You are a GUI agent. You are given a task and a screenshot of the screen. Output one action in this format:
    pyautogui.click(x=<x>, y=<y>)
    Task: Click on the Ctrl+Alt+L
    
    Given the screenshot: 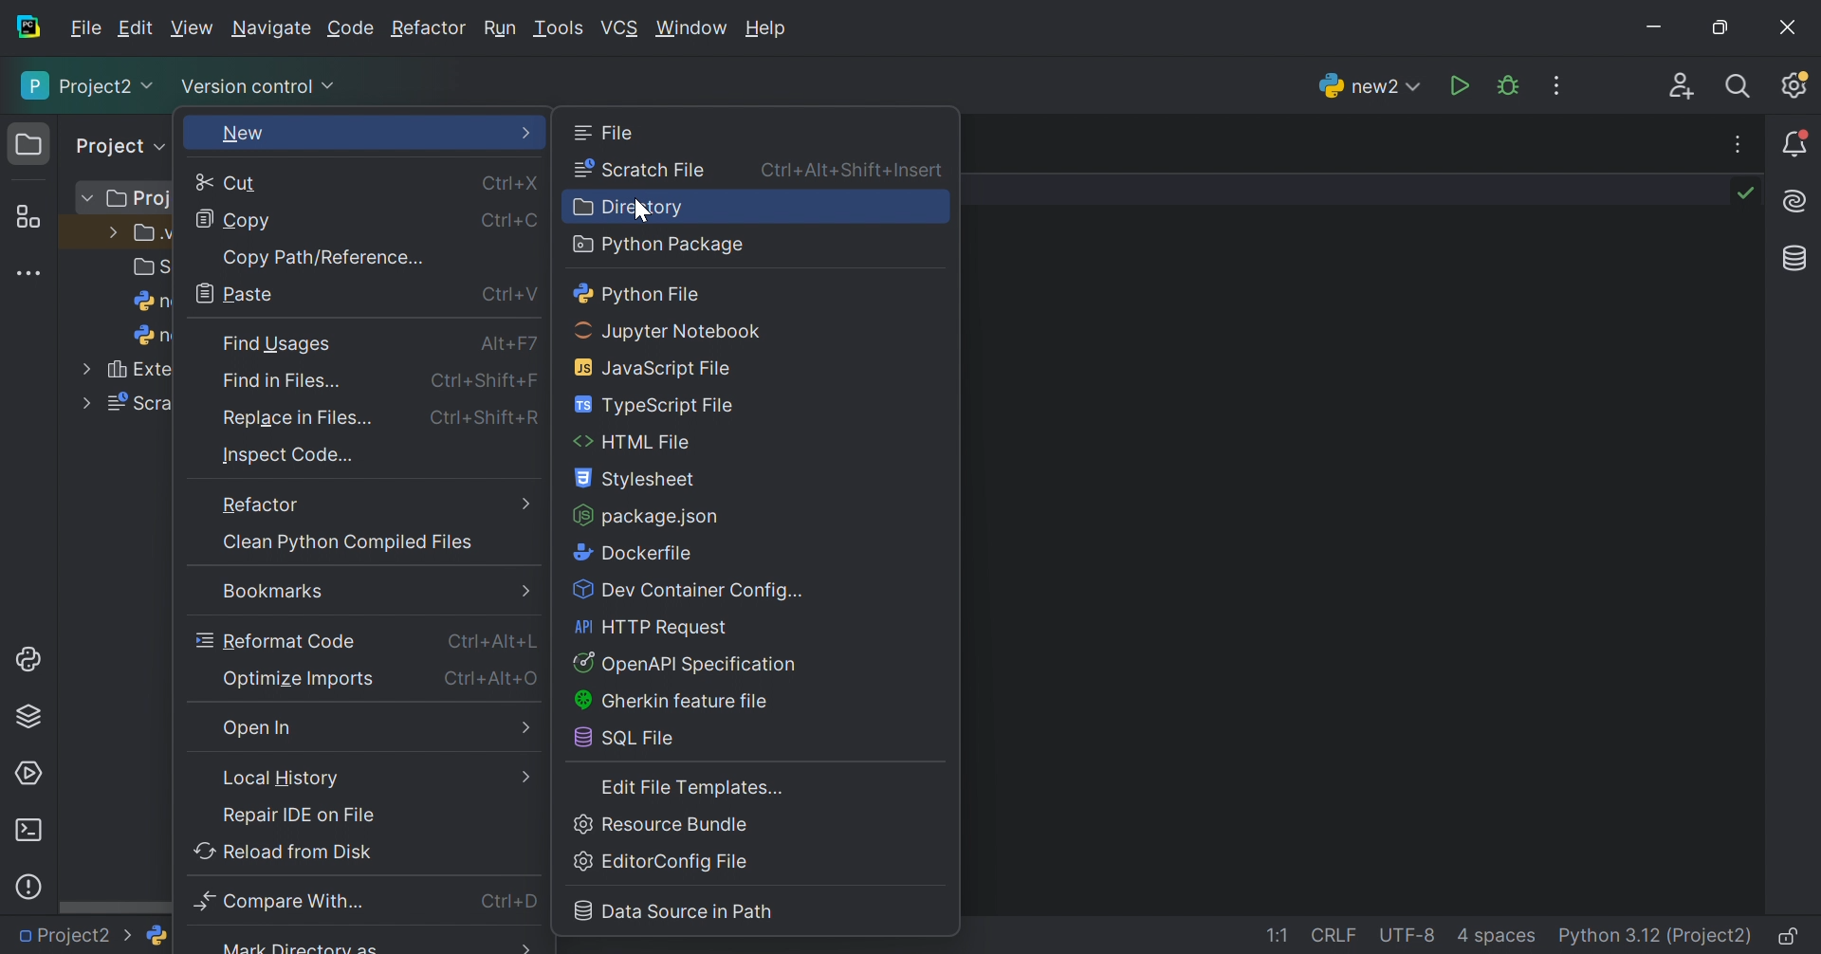 What is the action you would take?
    pyautogui.click(x=492, y=643)
    